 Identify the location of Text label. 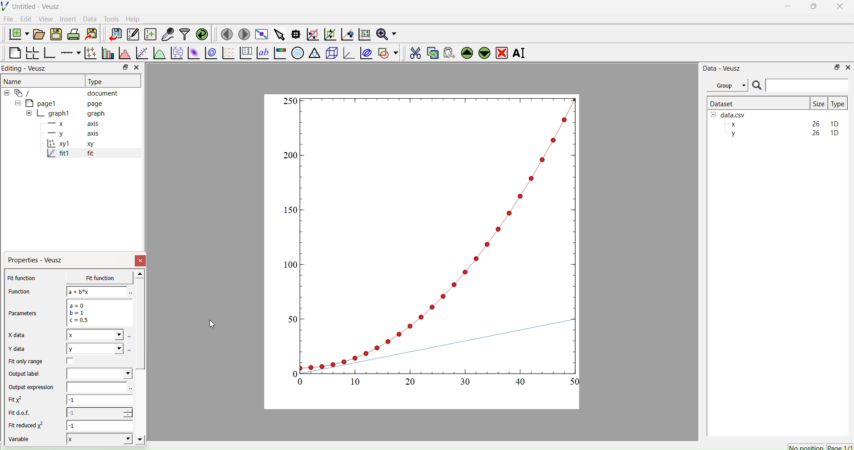
(262, 53).